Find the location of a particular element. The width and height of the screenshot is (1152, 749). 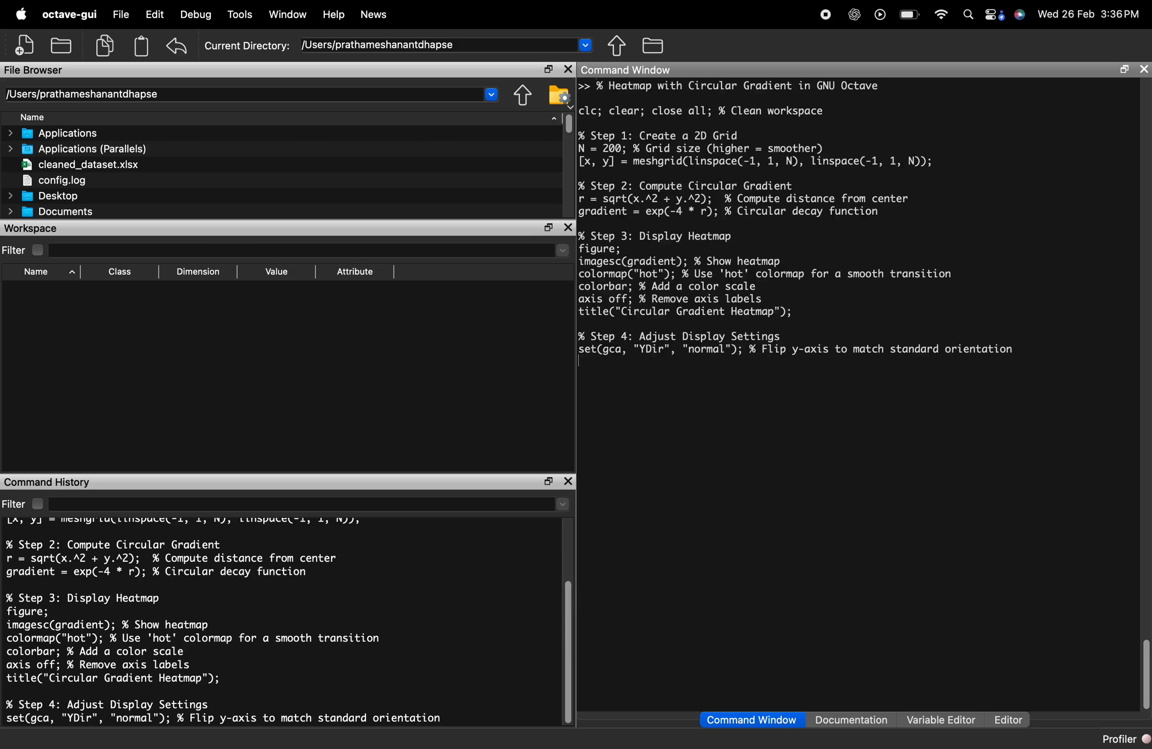

LA, YJ = MESNYILULLLIDPULE "Ll, 4, IV), LLIDPULE "1, 1, IN),

% Step 2: Compute Circular Gradient

r = sqrt(x.A2 + y.A2); % Compute distance from center
gradient = exp(-4 * r); % Circular decay function

% Step 3: Display Heatmap

figure;

imagesc(gradient); % Show heatmap

colormap("hot"); % Use 'hot' colormap for a smooth transition
colorbar; % Add a color scale

axis off; ¥ Remove axis labels

title("Circular Gradient Heatmap");

% Step 4: Adjust Display Settings

set(gca, "YDir", "normal"™); % Flip y-axis to match standard orientation is located at coordinates (225, 621).